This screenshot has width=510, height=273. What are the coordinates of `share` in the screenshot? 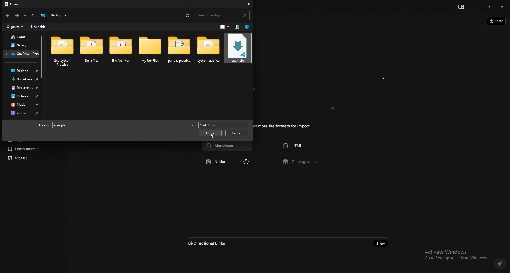 It's located at (497, 21).